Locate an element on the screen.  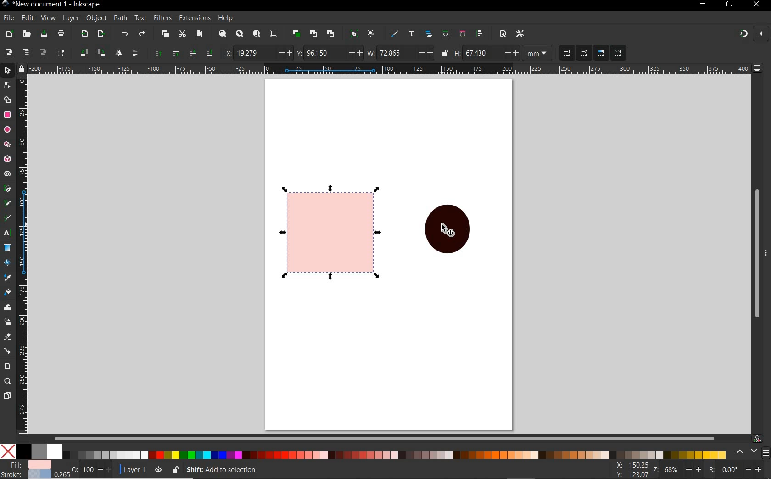
toggle selection box is located at coordinates (61, 53).